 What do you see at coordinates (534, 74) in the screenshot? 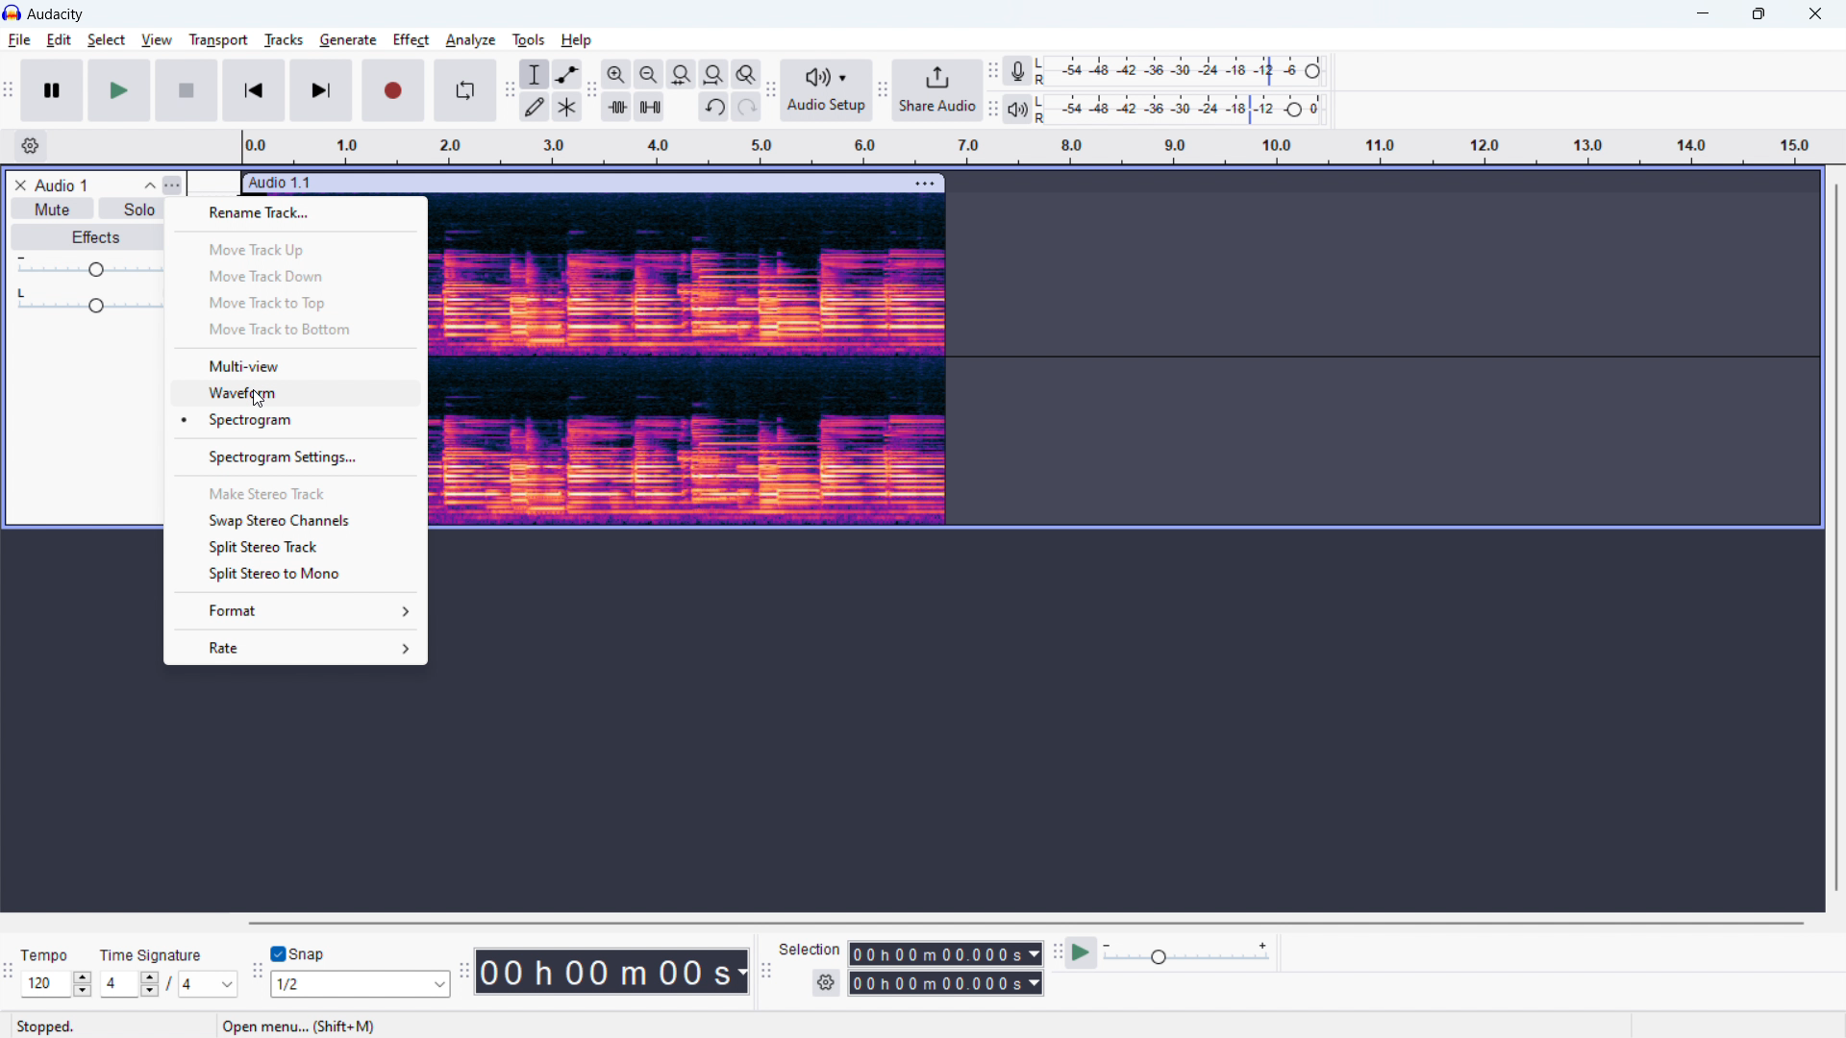
I see `selection tool` at bounding box center [534, 74].